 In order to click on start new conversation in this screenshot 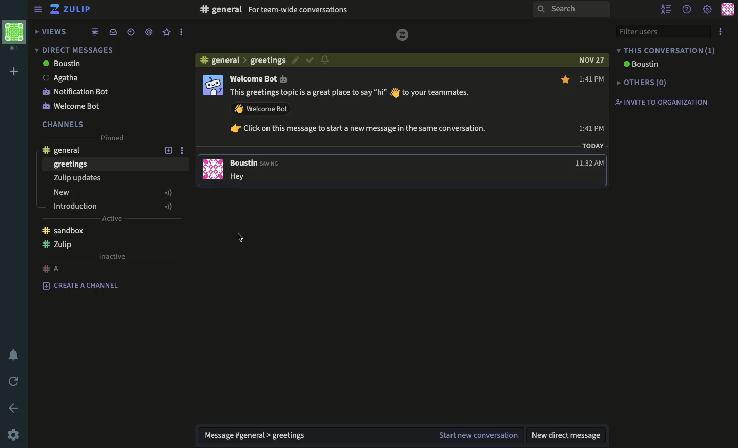, I will do `click(479, 434)`.